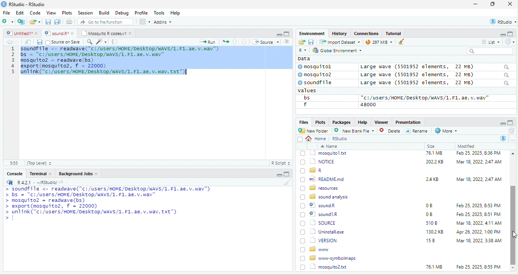 Image resolution: width=518 pixels, height=275 pixels. I want to click on  Name, so click(331, 147).